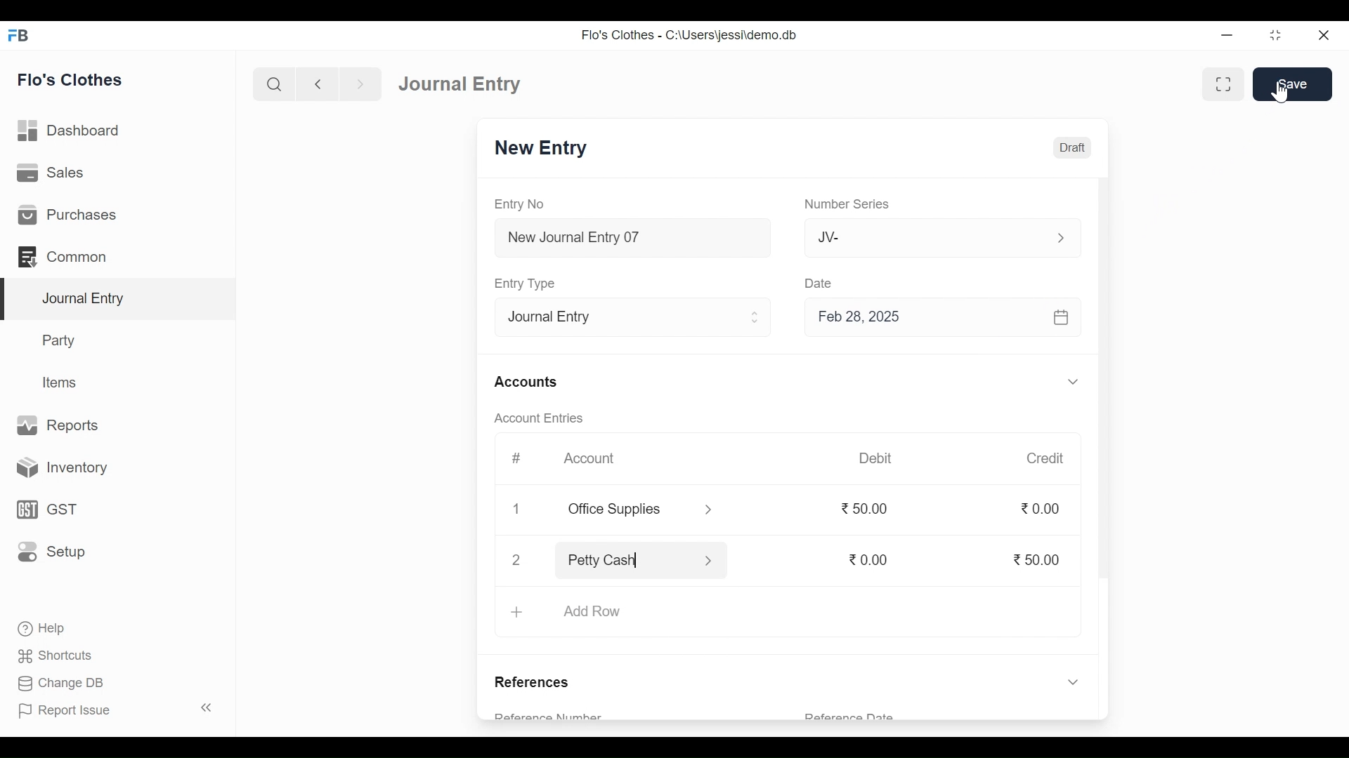 This screenshot has height=758, width=1349. What do you see at coordinates (60, 681) in the screenshot?
I see `Change DB` at bounding box center [60, 681].